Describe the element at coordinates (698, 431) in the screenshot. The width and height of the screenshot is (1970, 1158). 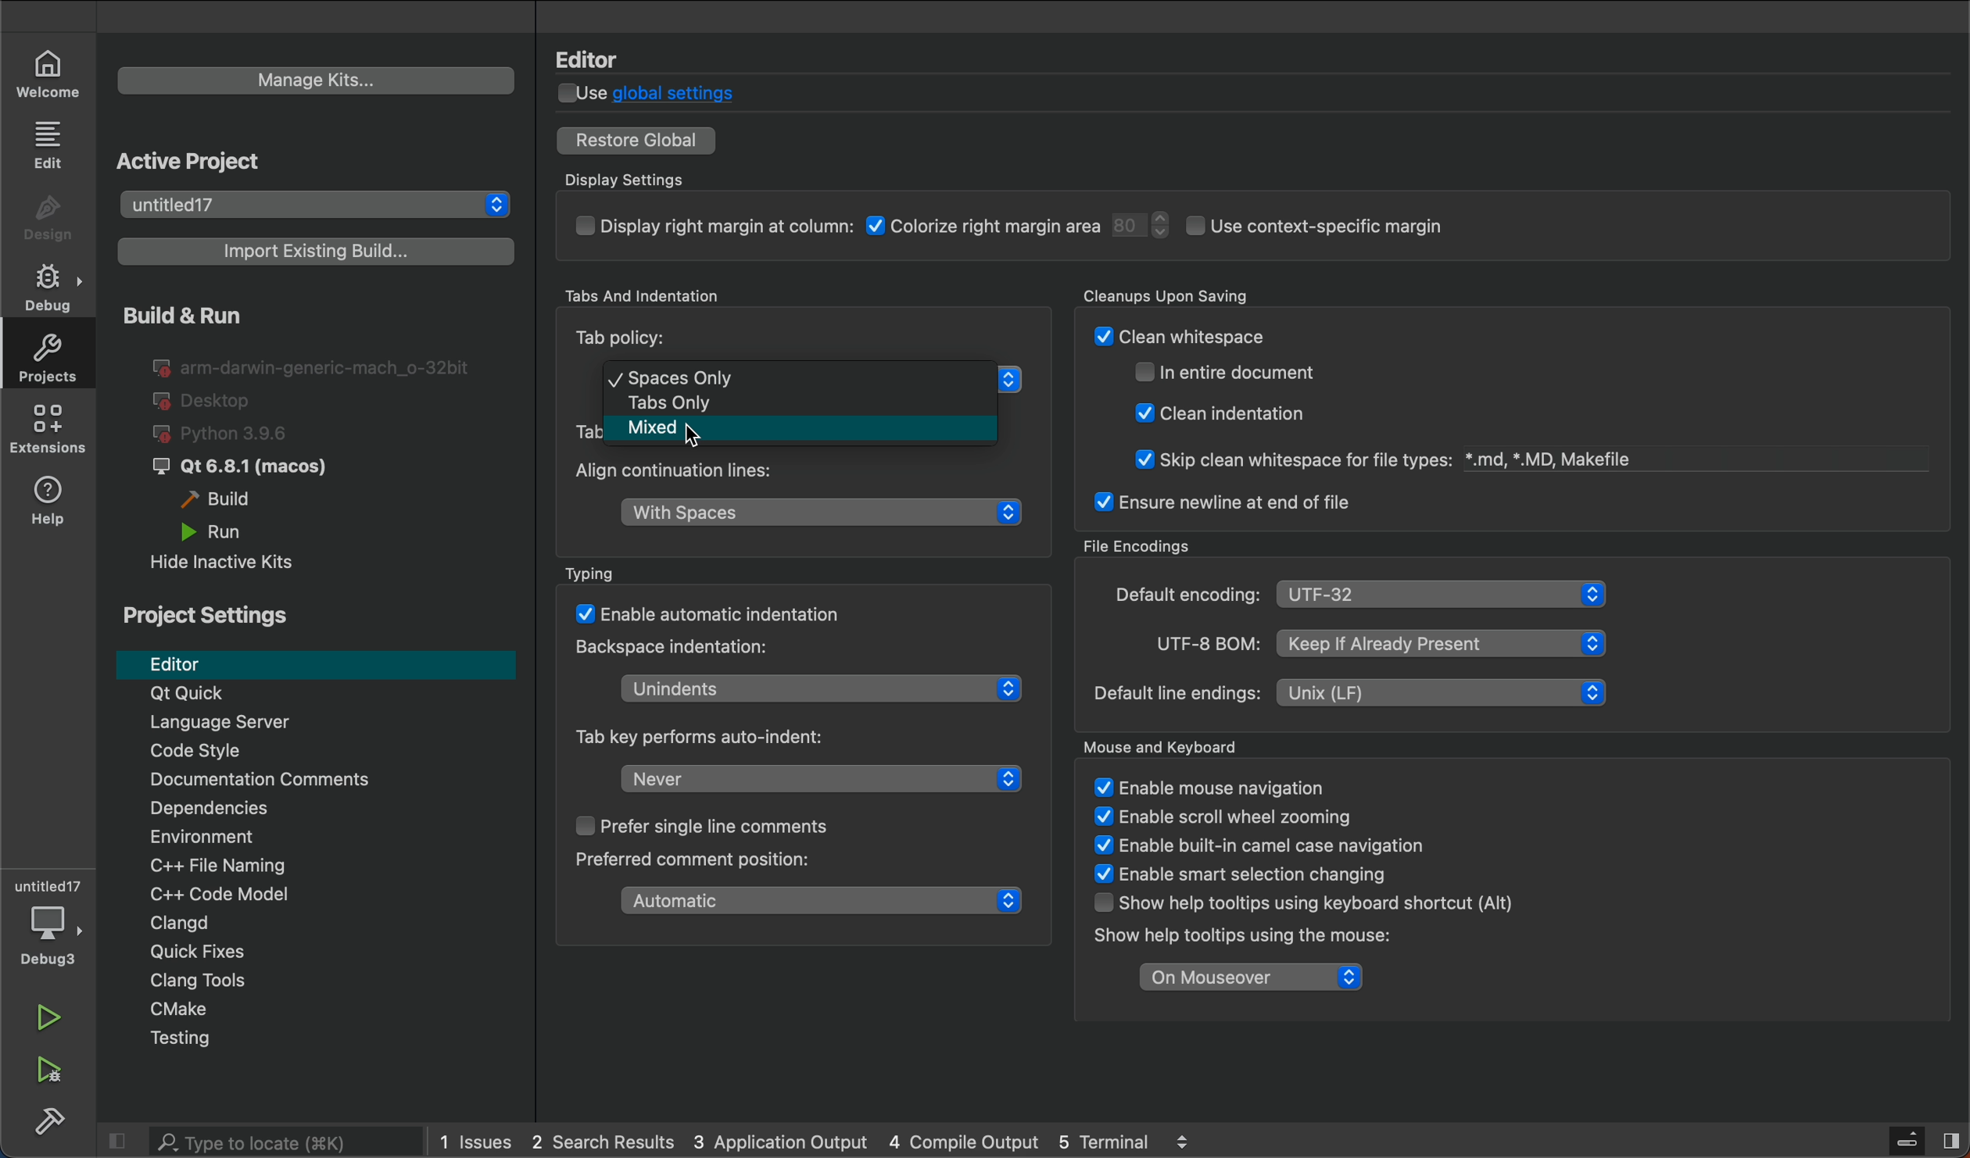
I see `Cursor` at that location.